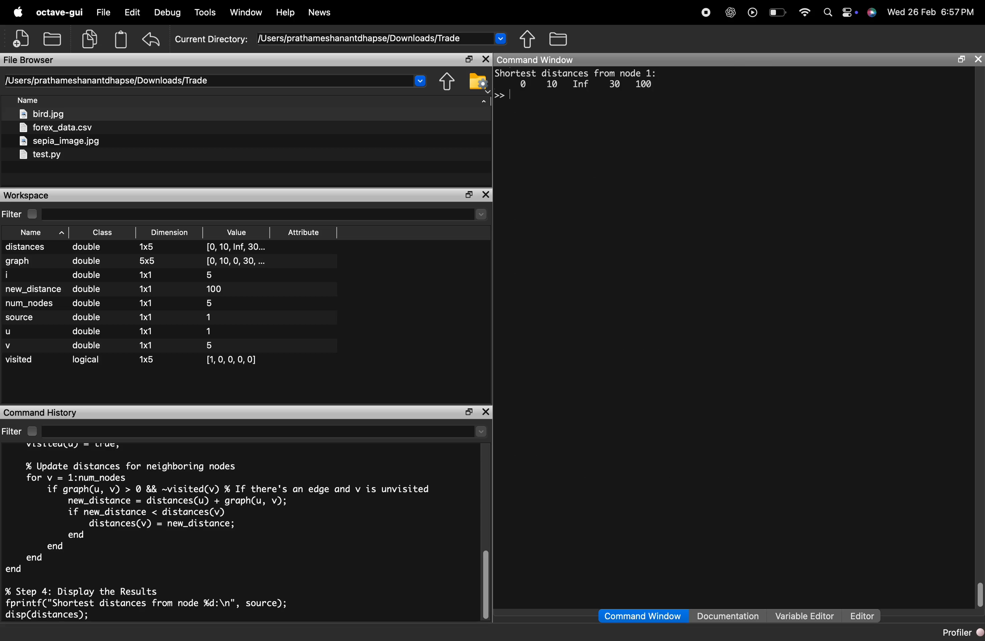 This screenshot has width=985, height=641. Describe the element at coordinates (805, 616) in the screenshot. I see `variable editor` at that location.